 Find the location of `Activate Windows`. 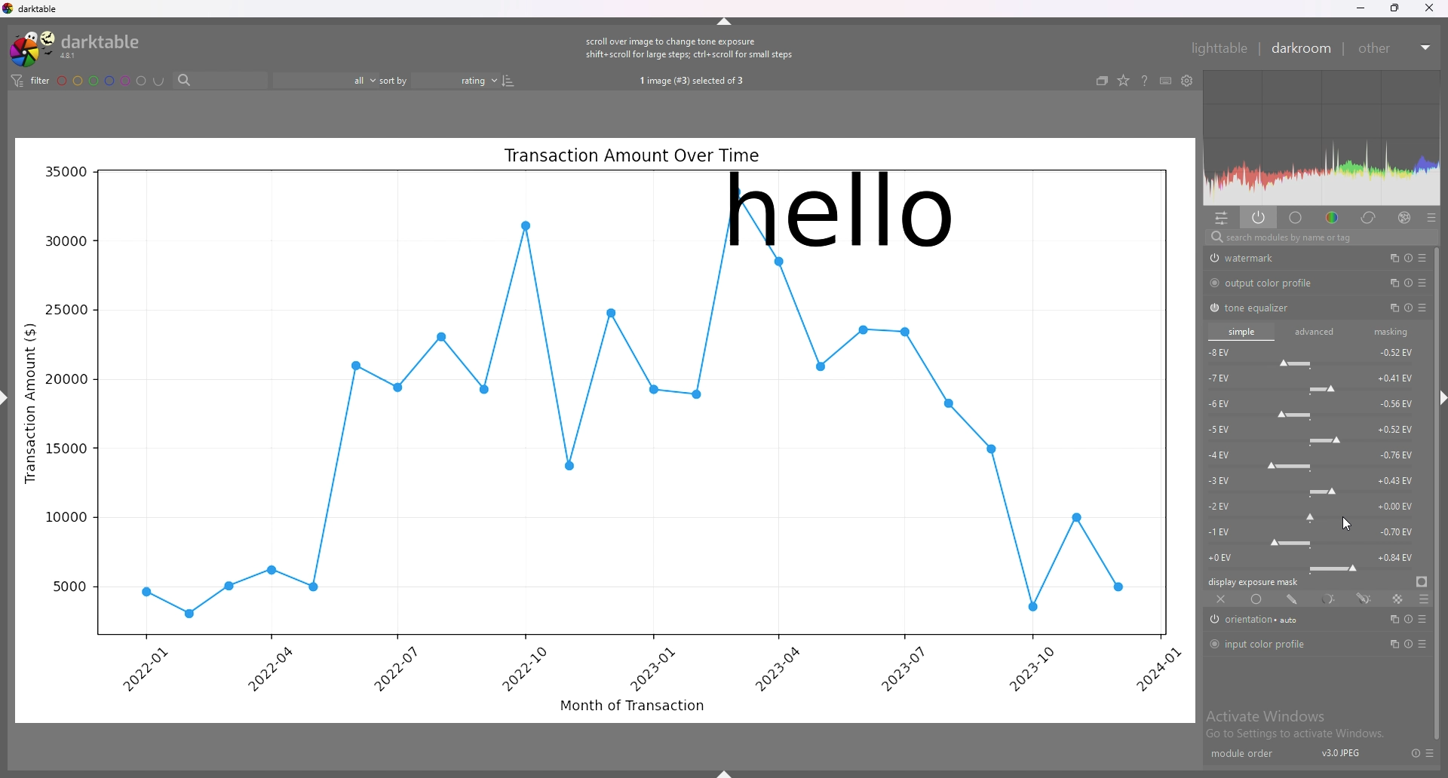

Activate Windows is located at coordinates (1266, 715).